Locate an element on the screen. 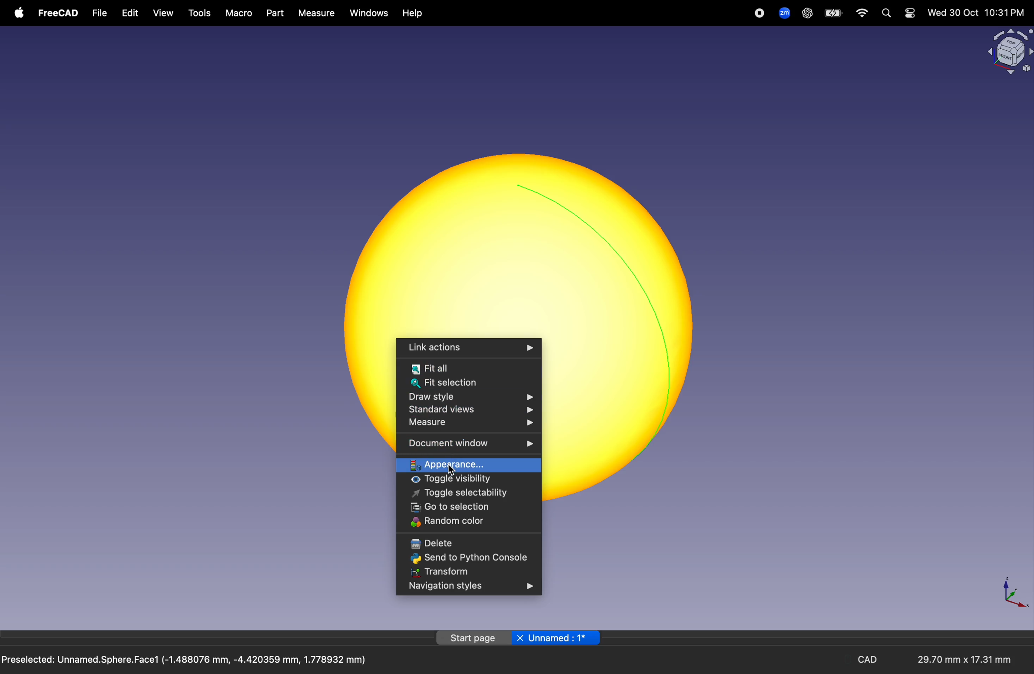 The height and width of the screenshot is (674, 1034). Wed 30 Oct 10:31 PM is located at coordinates (975, 13).